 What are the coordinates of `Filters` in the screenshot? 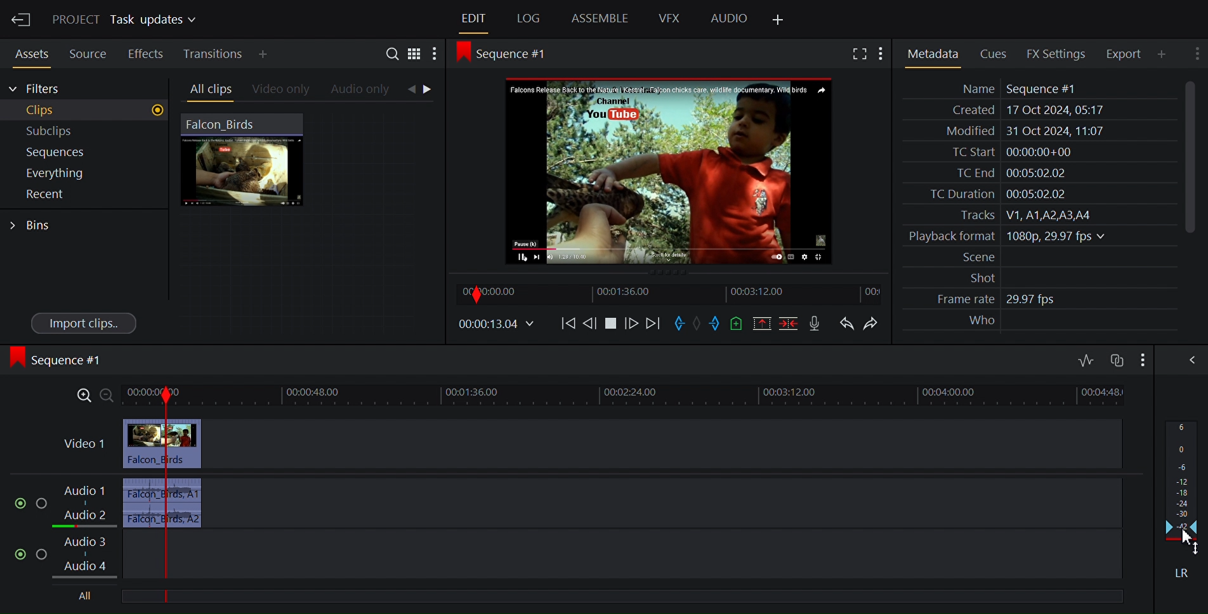 It's located at (36, 89).